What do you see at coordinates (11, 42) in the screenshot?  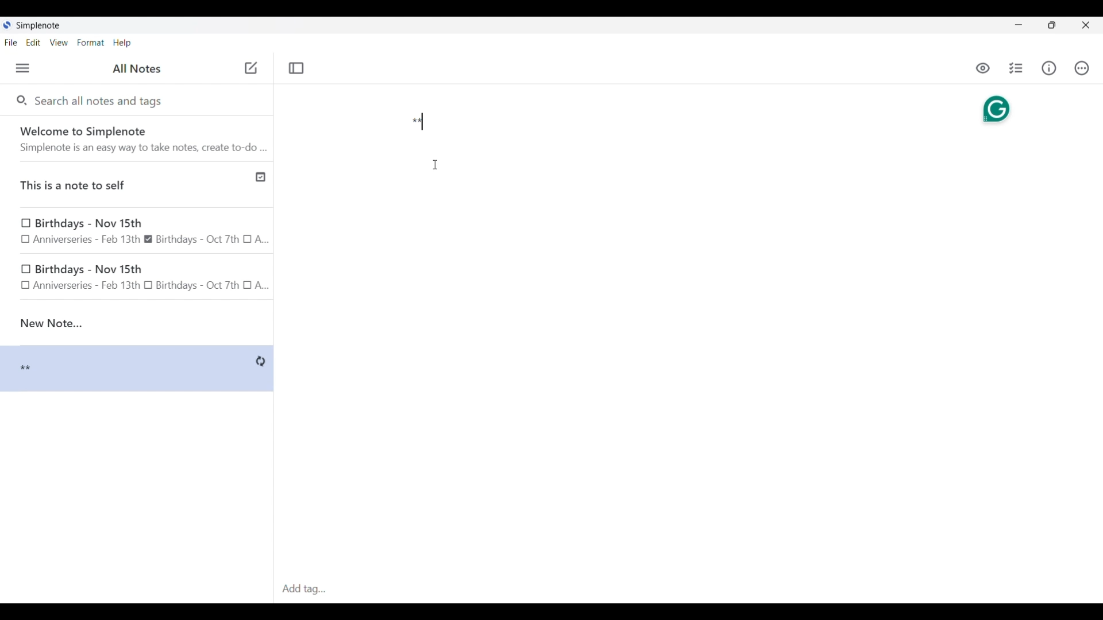 I see `File menu` at bounding box center [11, 42].